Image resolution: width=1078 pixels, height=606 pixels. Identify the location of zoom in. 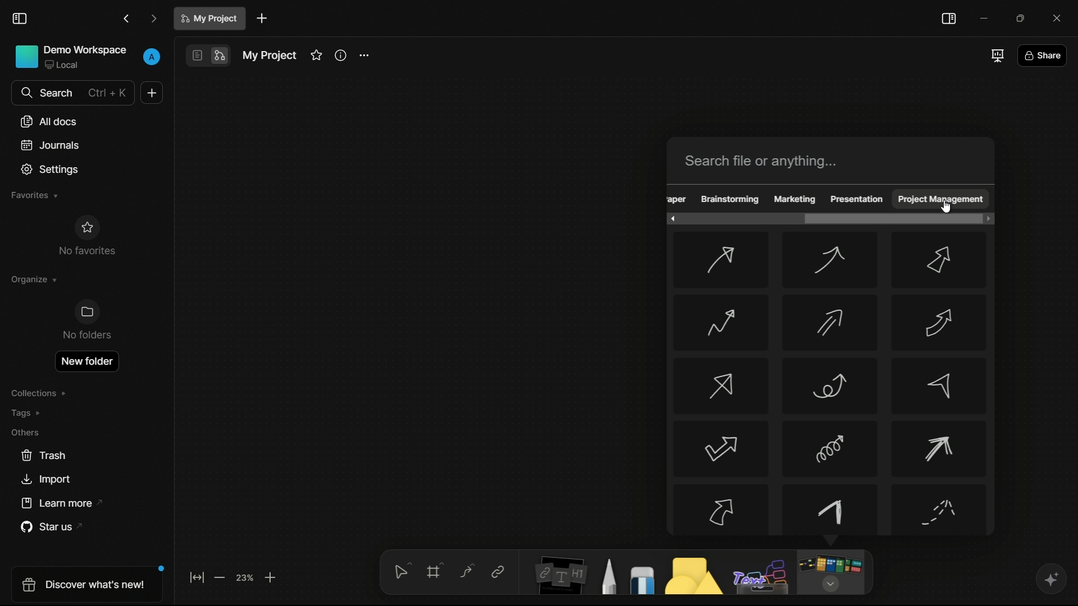
(271, 577).